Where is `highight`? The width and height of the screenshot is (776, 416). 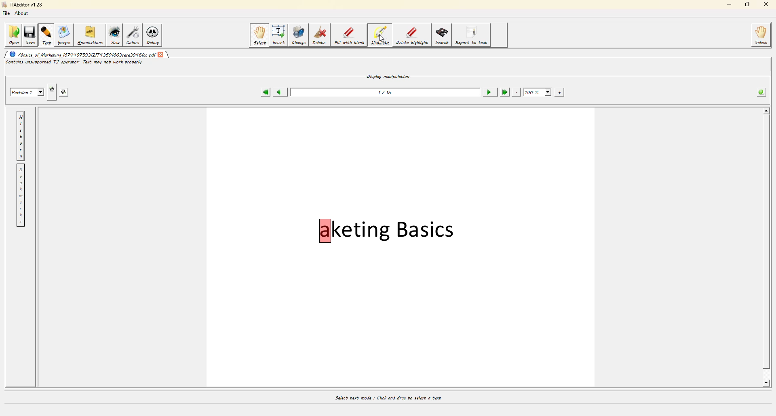
highight is located at coordinates (380, 36).